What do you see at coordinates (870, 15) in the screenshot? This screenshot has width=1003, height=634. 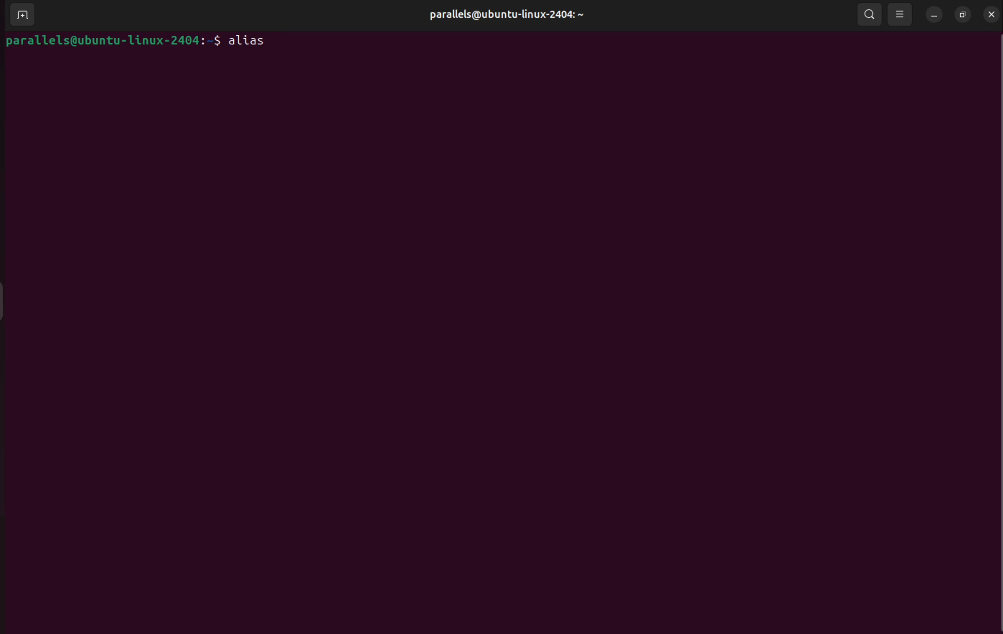 I see `search` at bounding box center [870, 15].